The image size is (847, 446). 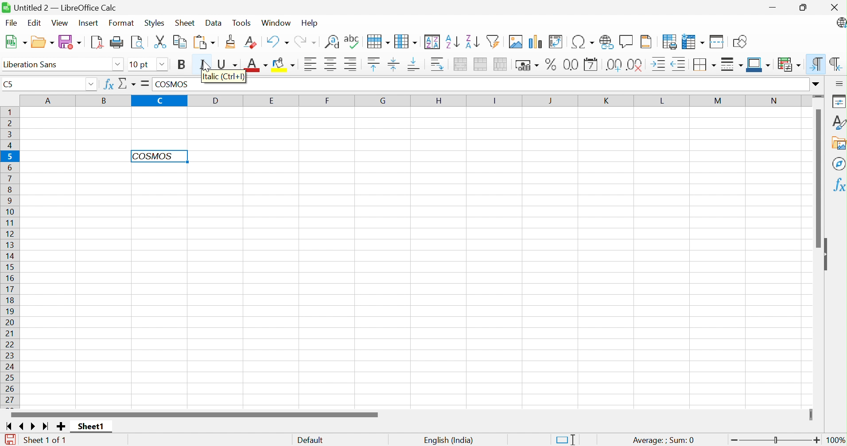 I want to click on Scroll to first sheet, so click(x=8, y=426).